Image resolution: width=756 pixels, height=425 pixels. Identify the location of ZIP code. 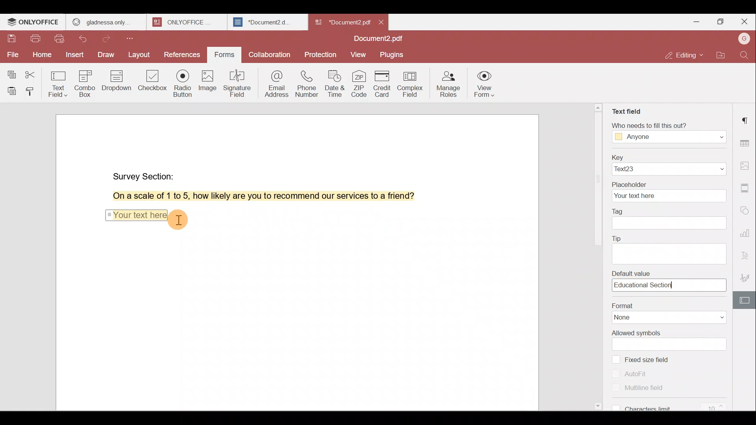
(360, 83).